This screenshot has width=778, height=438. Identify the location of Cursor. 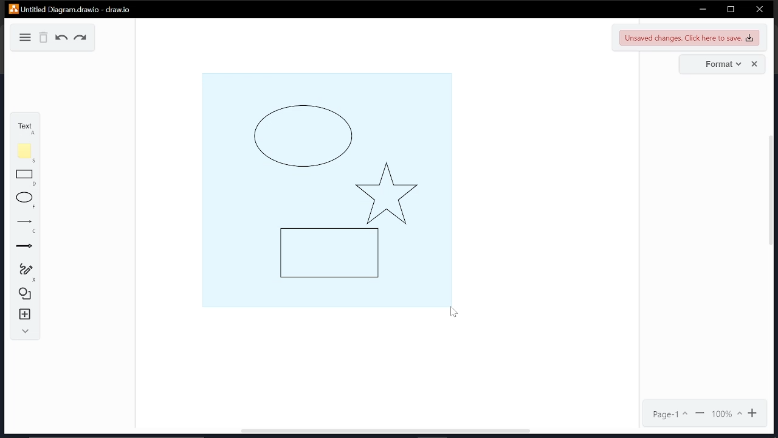
(453, 314).